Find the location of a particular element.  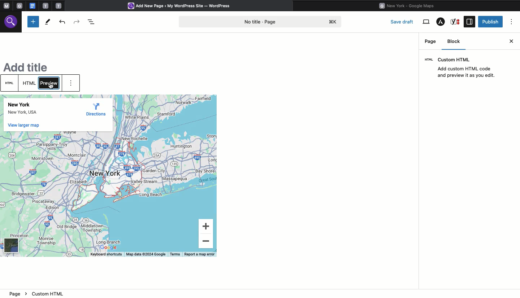

google doc is located at coordinates (32, 5).